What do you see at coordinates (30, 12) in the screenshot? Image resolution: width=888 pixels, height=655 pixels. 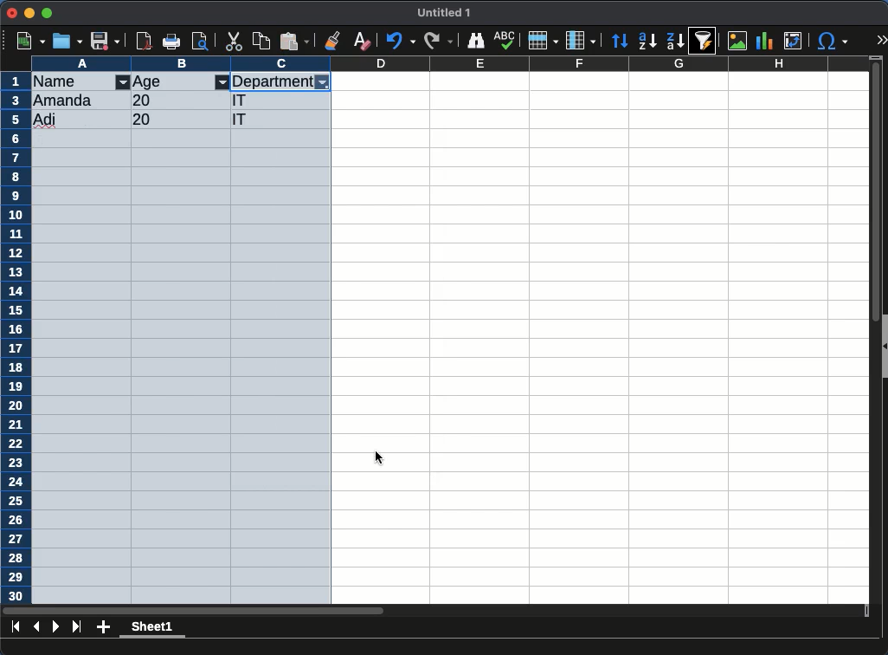 I see `minimize` at bounding box center [30, 12].